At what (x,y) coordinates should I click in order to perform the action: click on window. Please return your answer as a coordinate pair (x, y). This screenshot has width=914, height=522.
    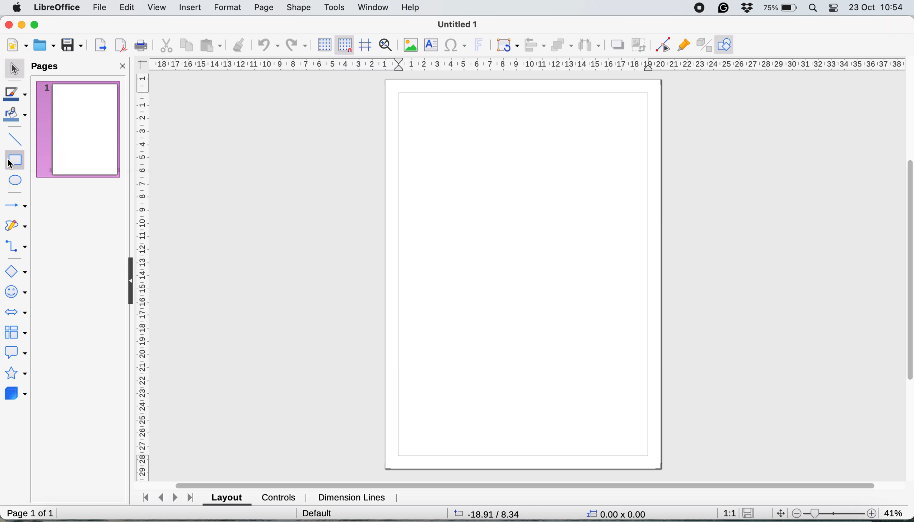
    Looking at the image, I should click on (373, 6).